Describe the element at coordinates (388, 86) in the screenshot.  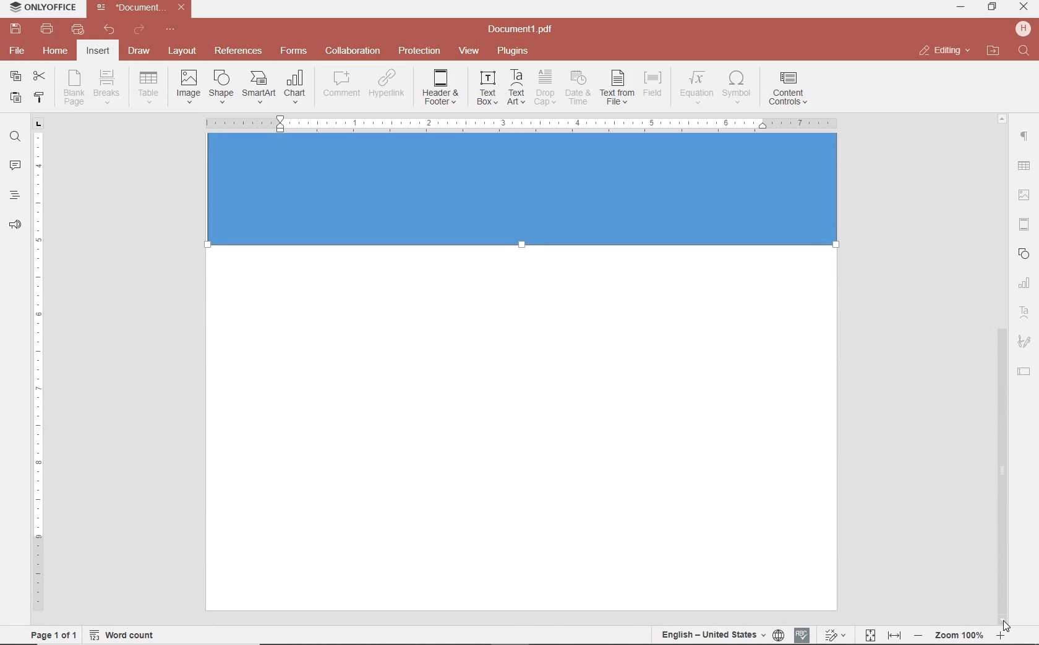
I see `ADD HYPERLINK` at that location.